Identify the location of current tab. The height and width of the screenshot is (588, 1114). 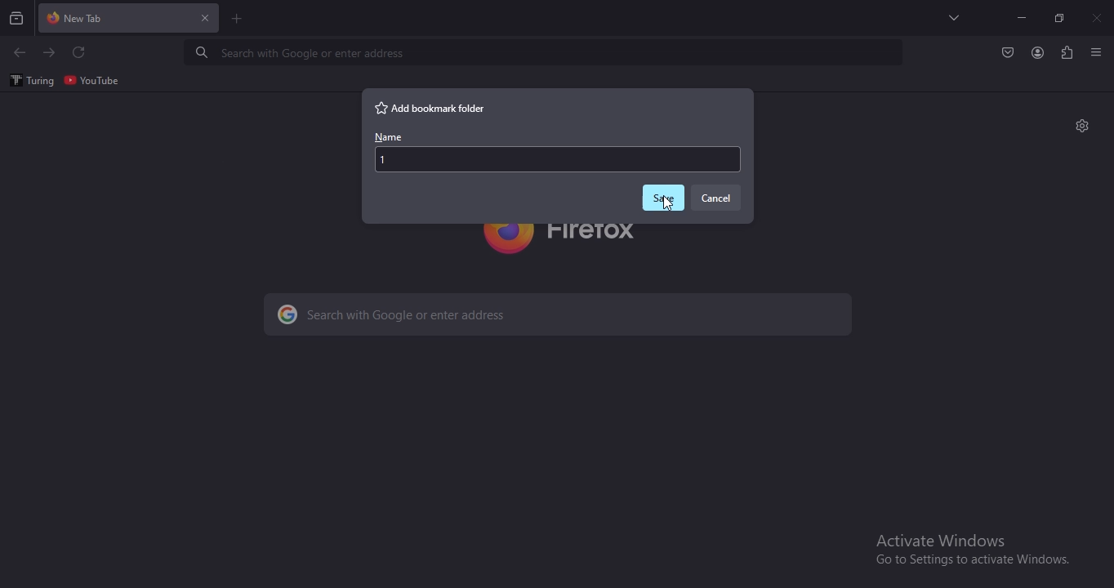
(130, 19).